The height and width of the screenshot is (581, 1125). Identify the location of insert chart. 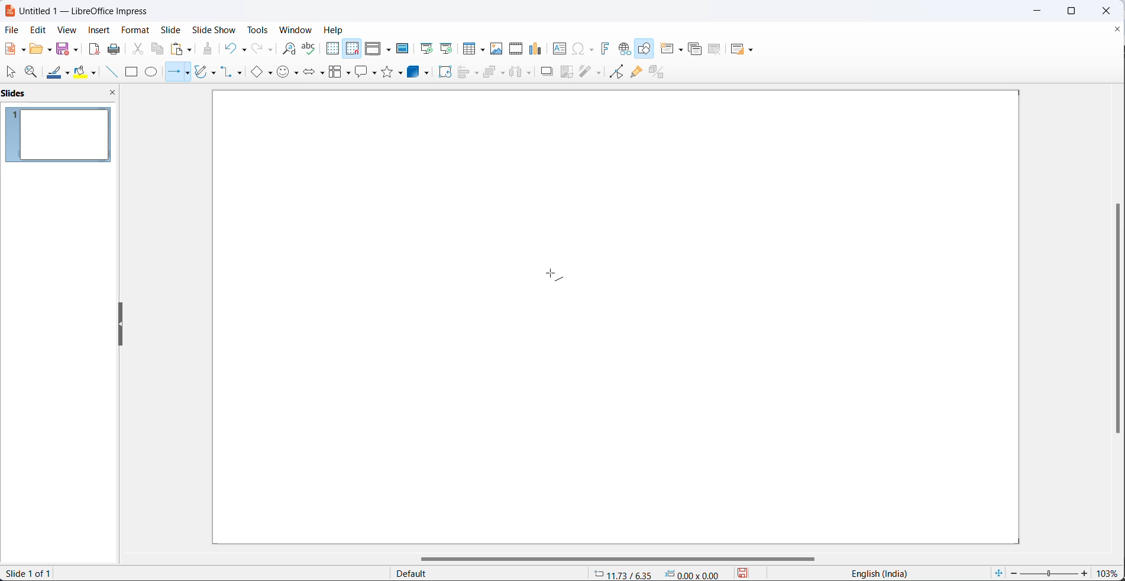
(535, 49).